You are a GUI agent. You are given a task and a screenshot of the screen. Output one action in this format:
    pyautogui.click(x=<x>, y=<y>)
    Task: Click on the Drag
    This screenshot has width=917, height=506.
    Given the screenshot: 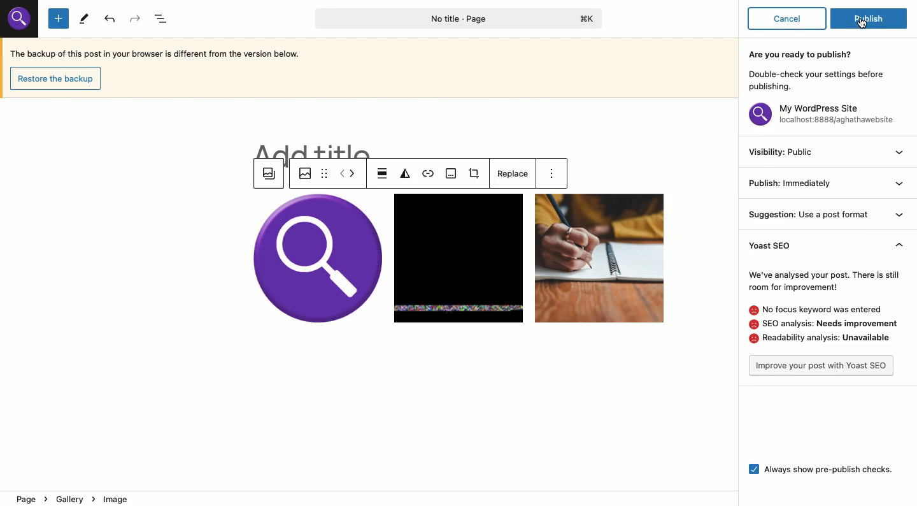 What is the action you would take?
    pyautogui.click(x=323, y=173)
    